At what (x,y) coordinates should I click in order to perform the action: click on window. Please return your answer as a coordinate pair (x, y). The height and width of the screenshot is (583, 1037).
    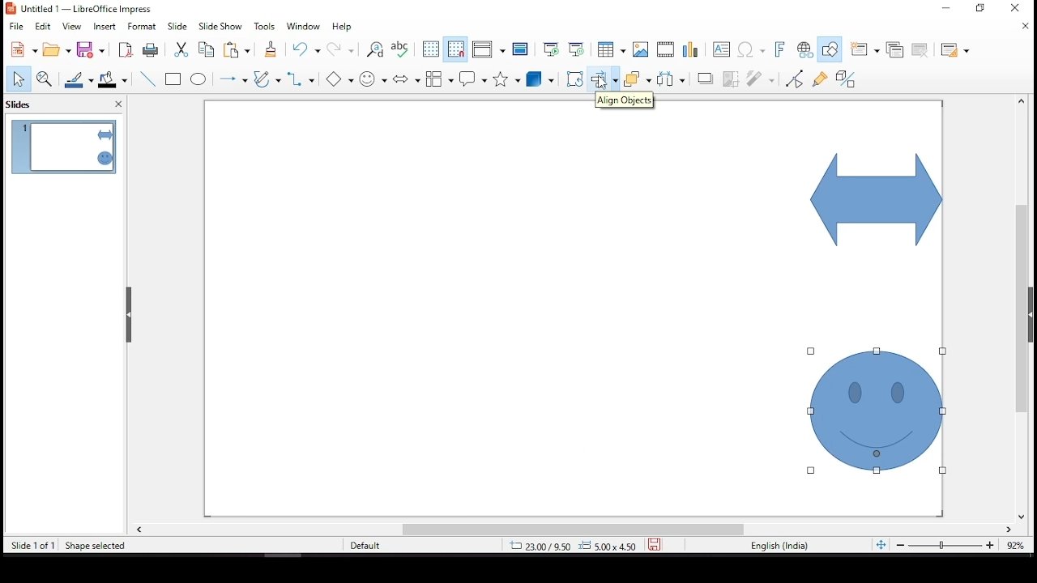
    Looking at the image, I should click on (305, 27).